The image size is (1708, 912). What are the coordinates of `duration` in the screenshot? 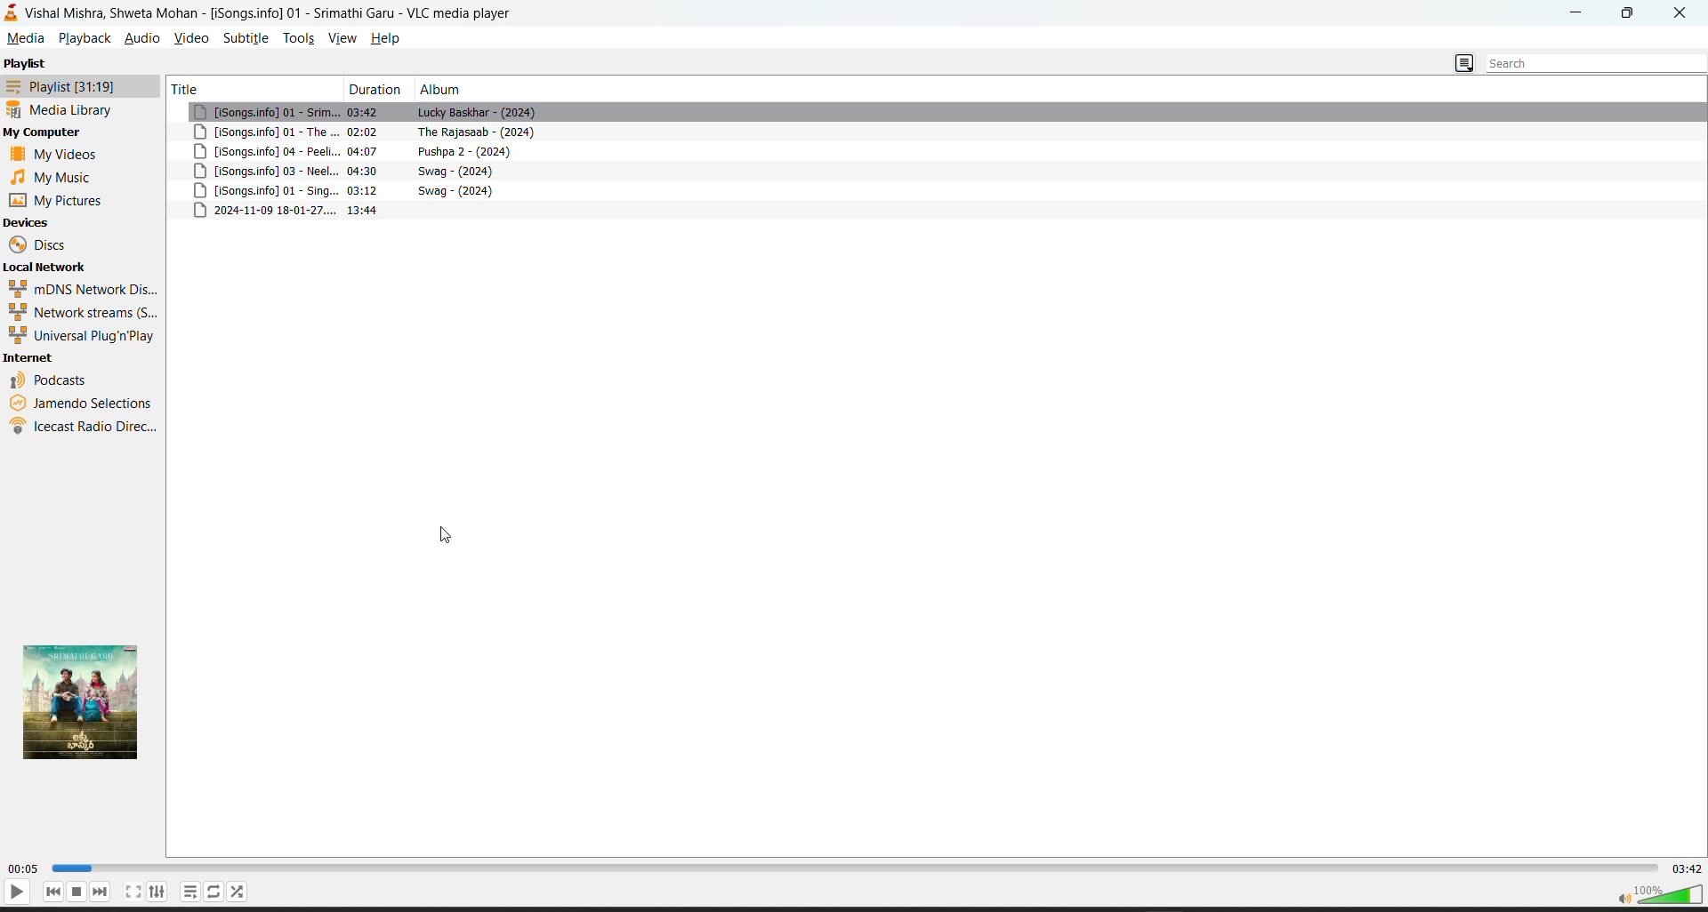 It's located at (372, 89).